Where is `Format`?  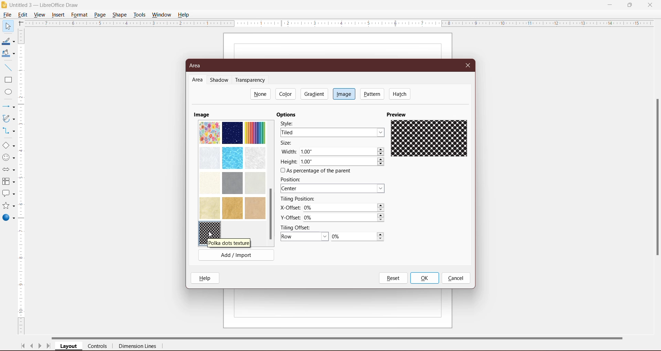
Format is located at coordinates (79, 15).